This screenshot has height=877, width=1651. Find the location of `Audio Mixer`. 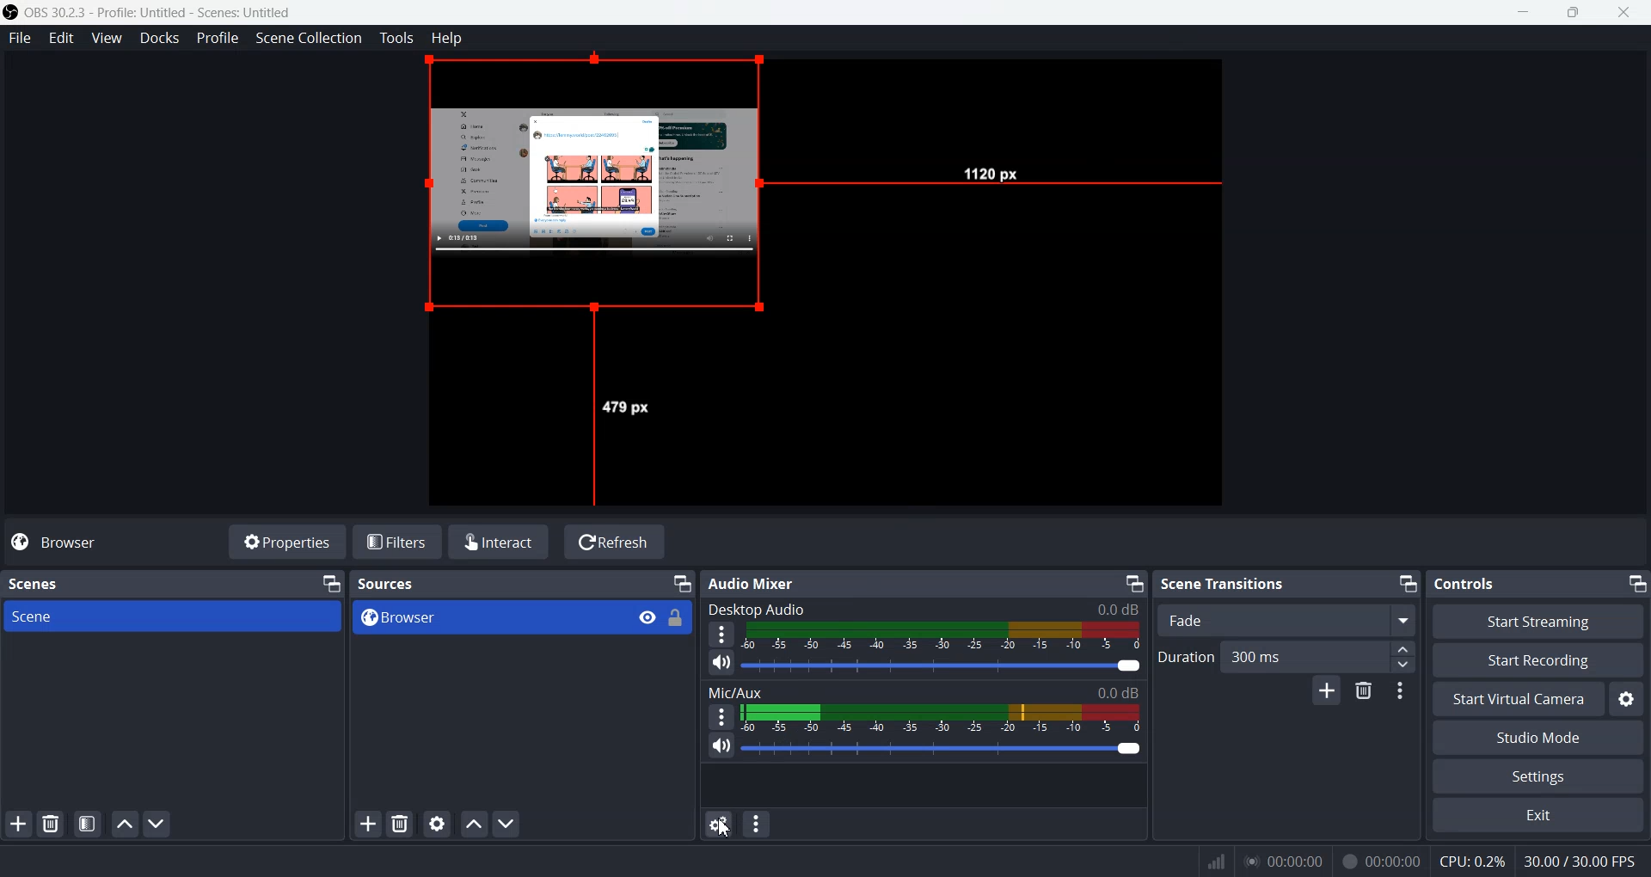

Audio Mixer is located at coordinates (758, 583).